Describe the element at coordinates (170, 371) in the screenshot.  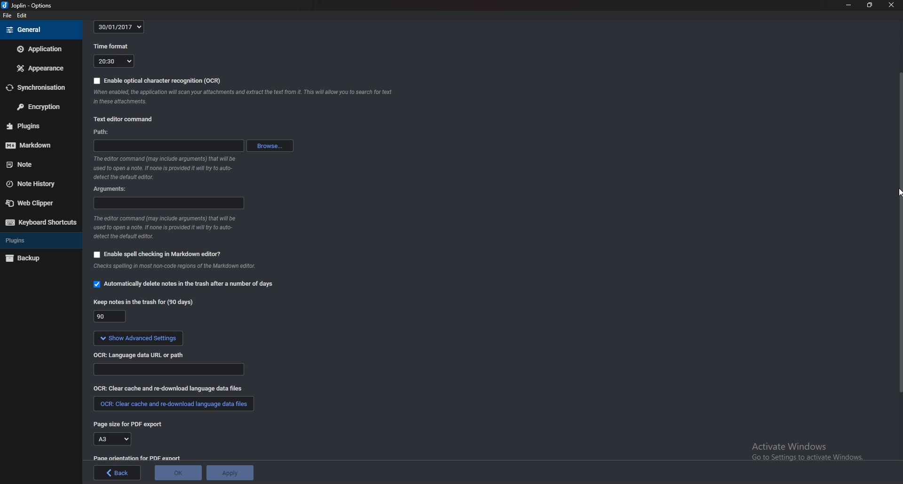
I see `Language data` at that location.